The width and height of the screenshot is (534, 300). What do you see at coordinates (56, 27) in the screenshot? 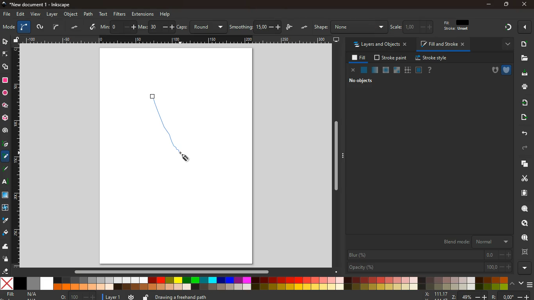
I see `curve` at bounding box center [56, 27].